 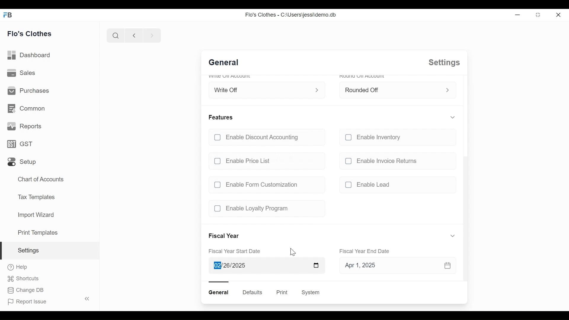 What do you see at coordinates (225, 236) in the screenshot?
I see `Fiscal Year` at bounding box center [225, 236].